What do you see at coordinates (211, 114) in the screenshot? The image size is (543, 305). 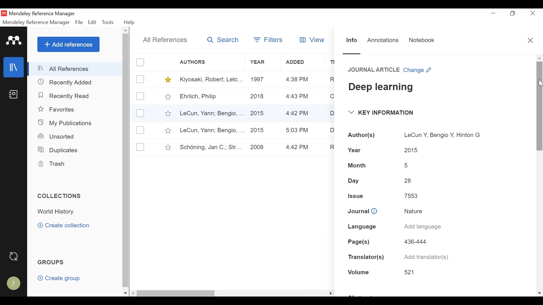 I see `LeCun, Yann, Bengio` at bounding box center [211, 114].